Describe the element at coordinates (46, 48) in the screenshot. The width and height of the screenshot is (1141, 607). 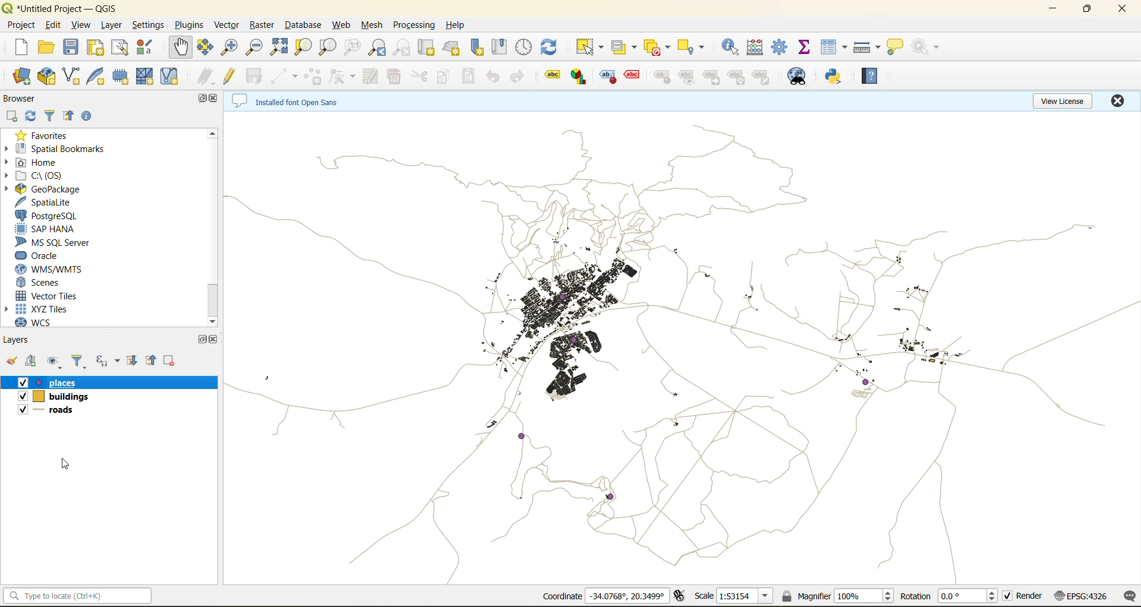
I see `open` at that location.